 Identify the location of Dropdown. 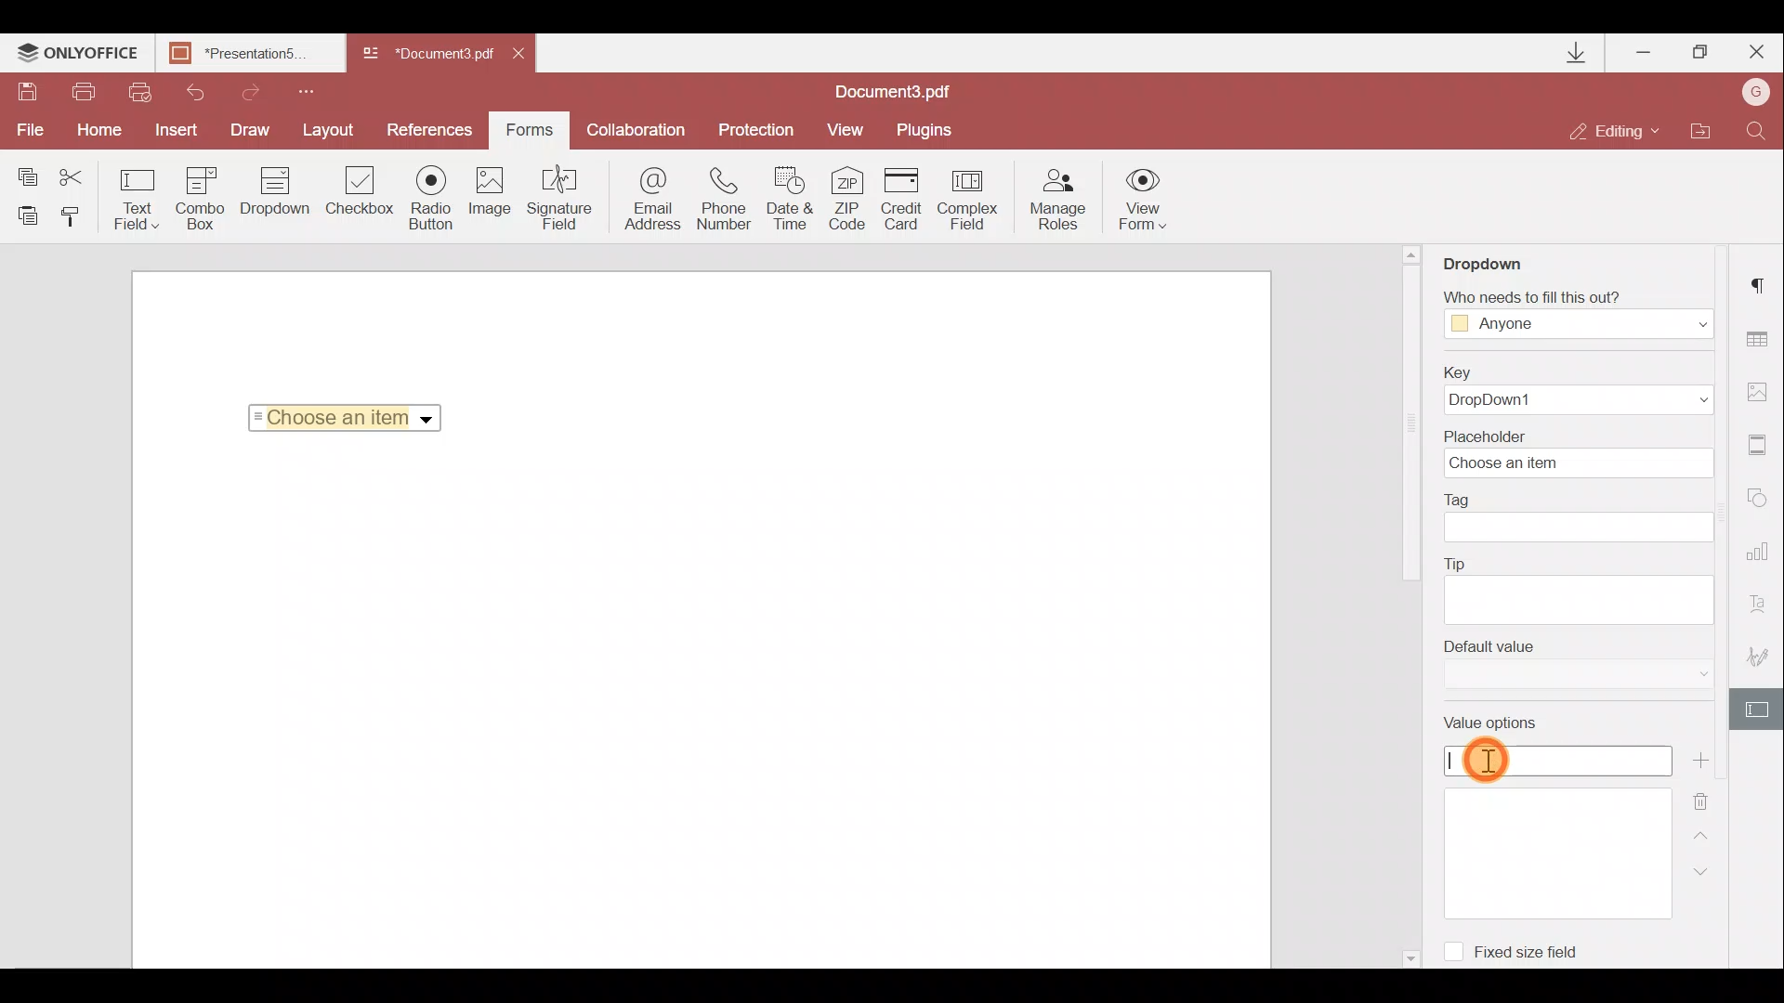
(1500, 257).